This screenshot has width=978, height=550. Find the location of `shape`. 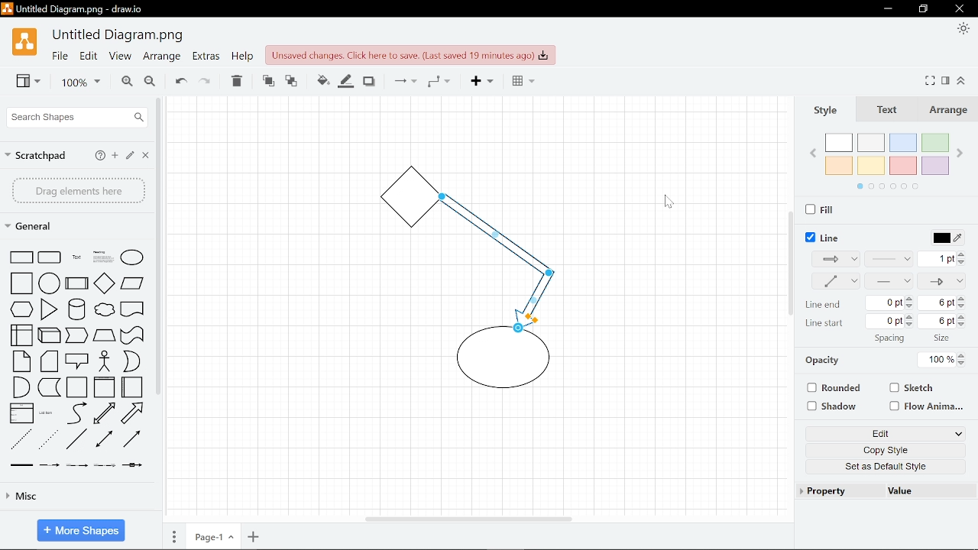

shape is located at coordinates (133, 311).